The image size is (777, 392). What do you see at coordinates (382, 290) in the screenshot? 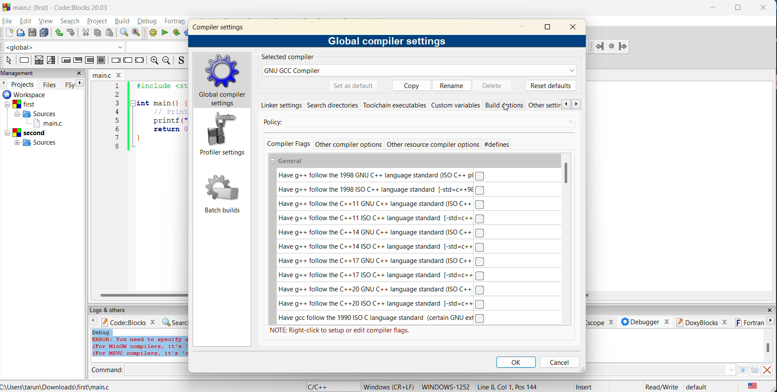
I see `Have g++ follow the C++20 GNU C++ language standard (ISO C++` at bounding box center [382, 290].